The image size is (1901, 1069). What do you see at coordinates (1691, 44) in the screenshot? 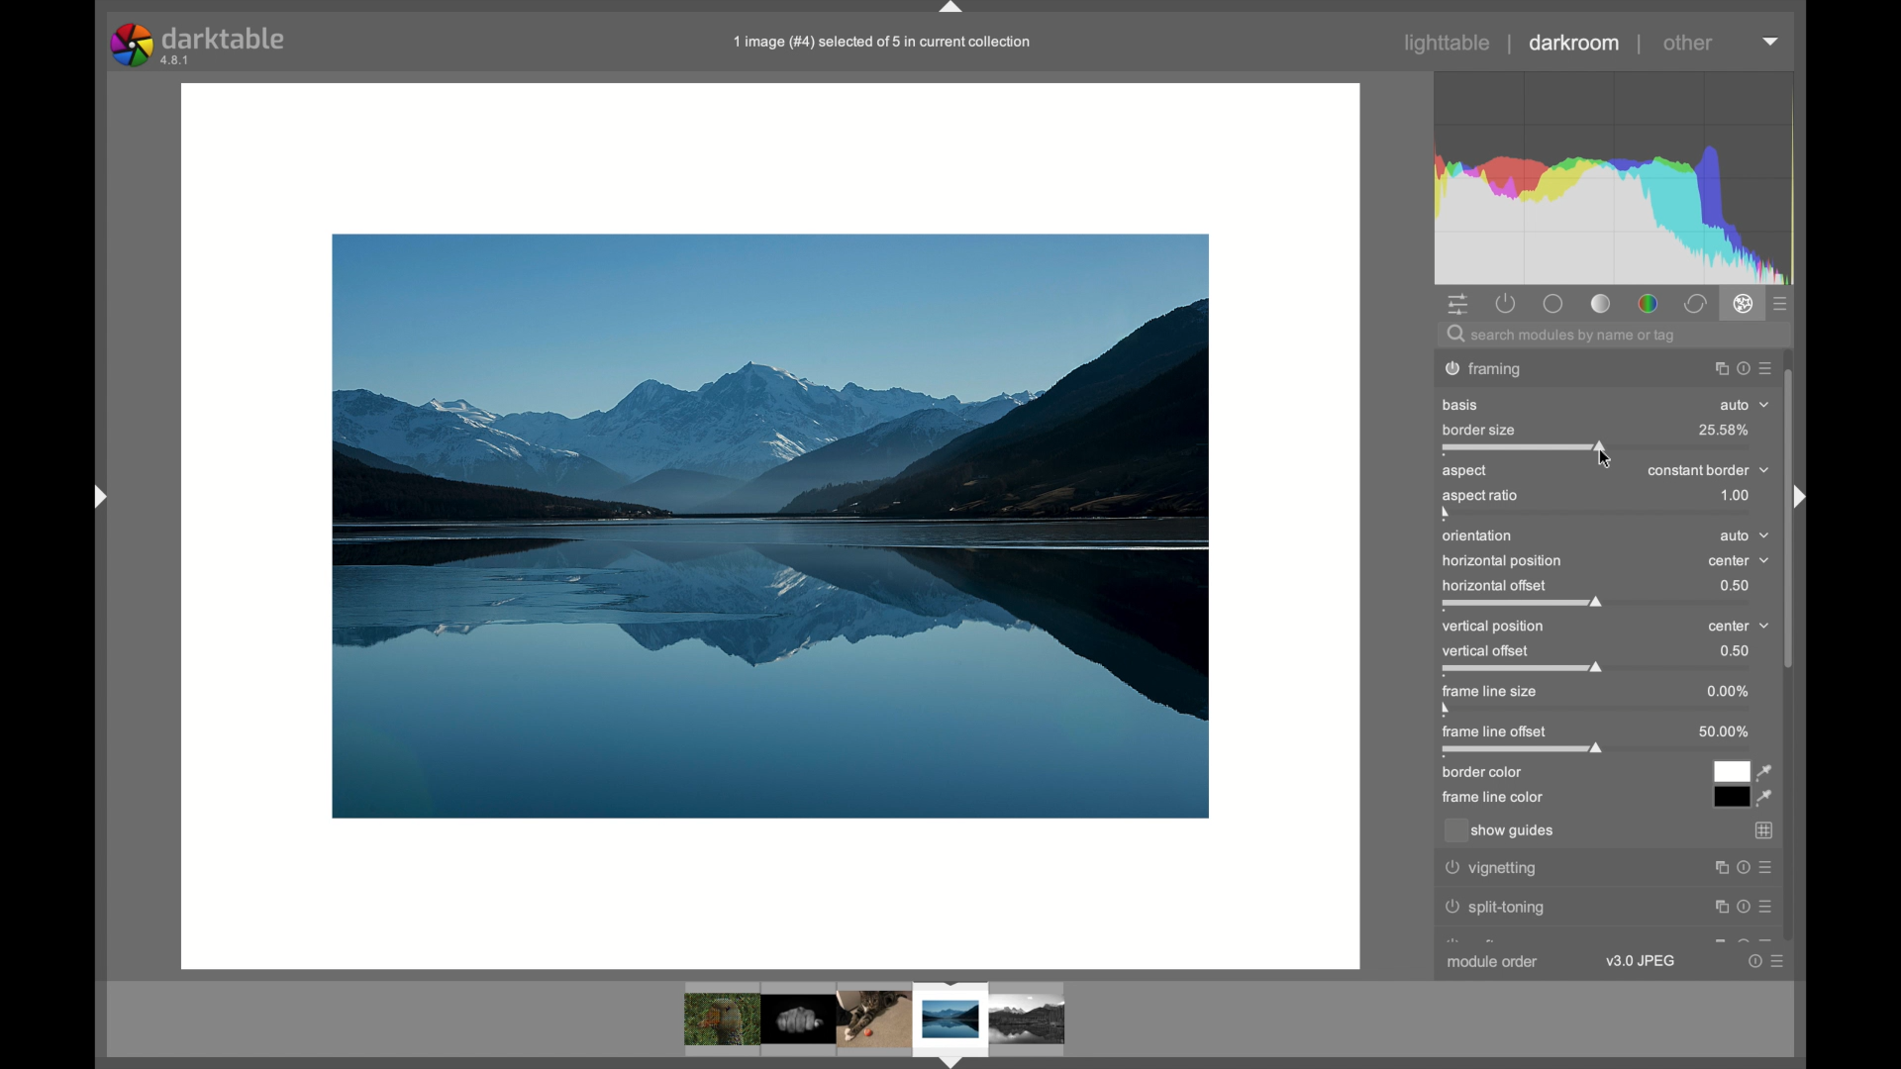
I see `other` at bounding box center [1691, 44].